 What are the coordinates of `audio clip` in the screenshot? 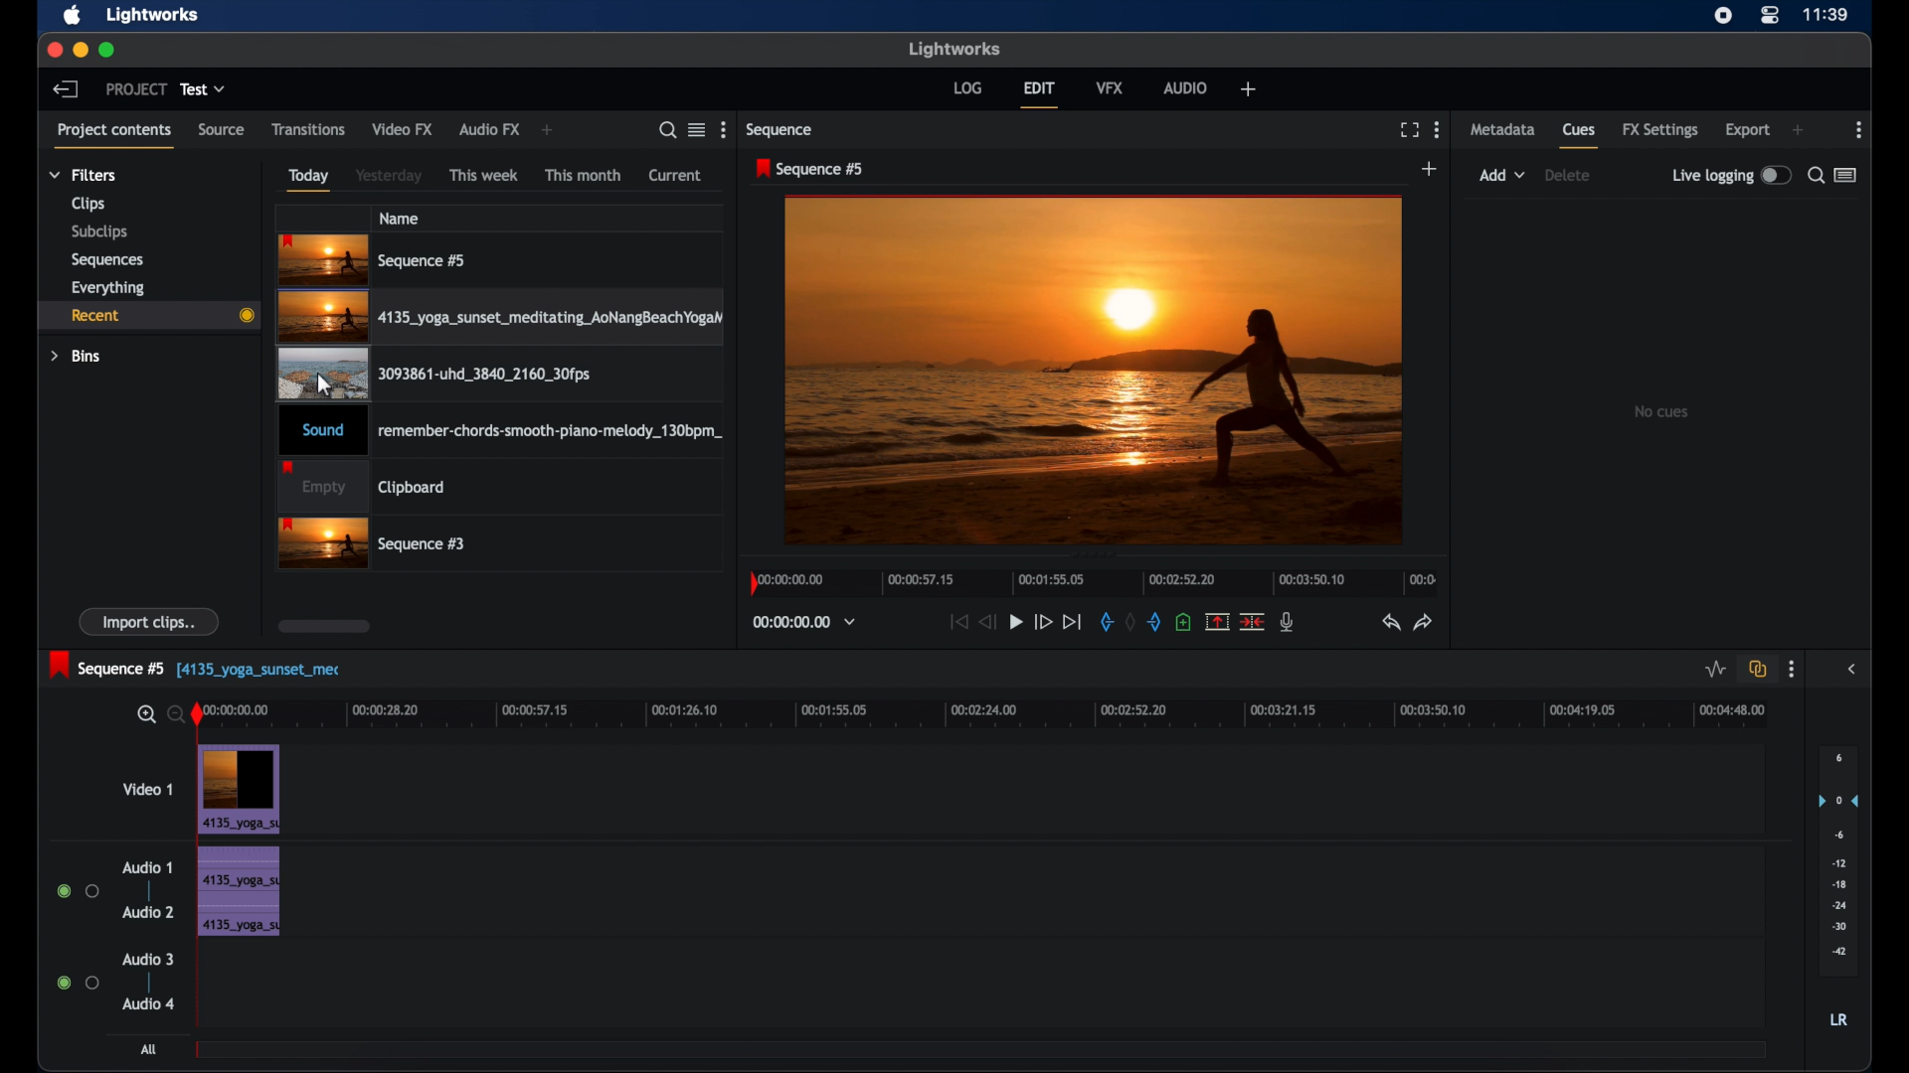 It's located at (497, 431).